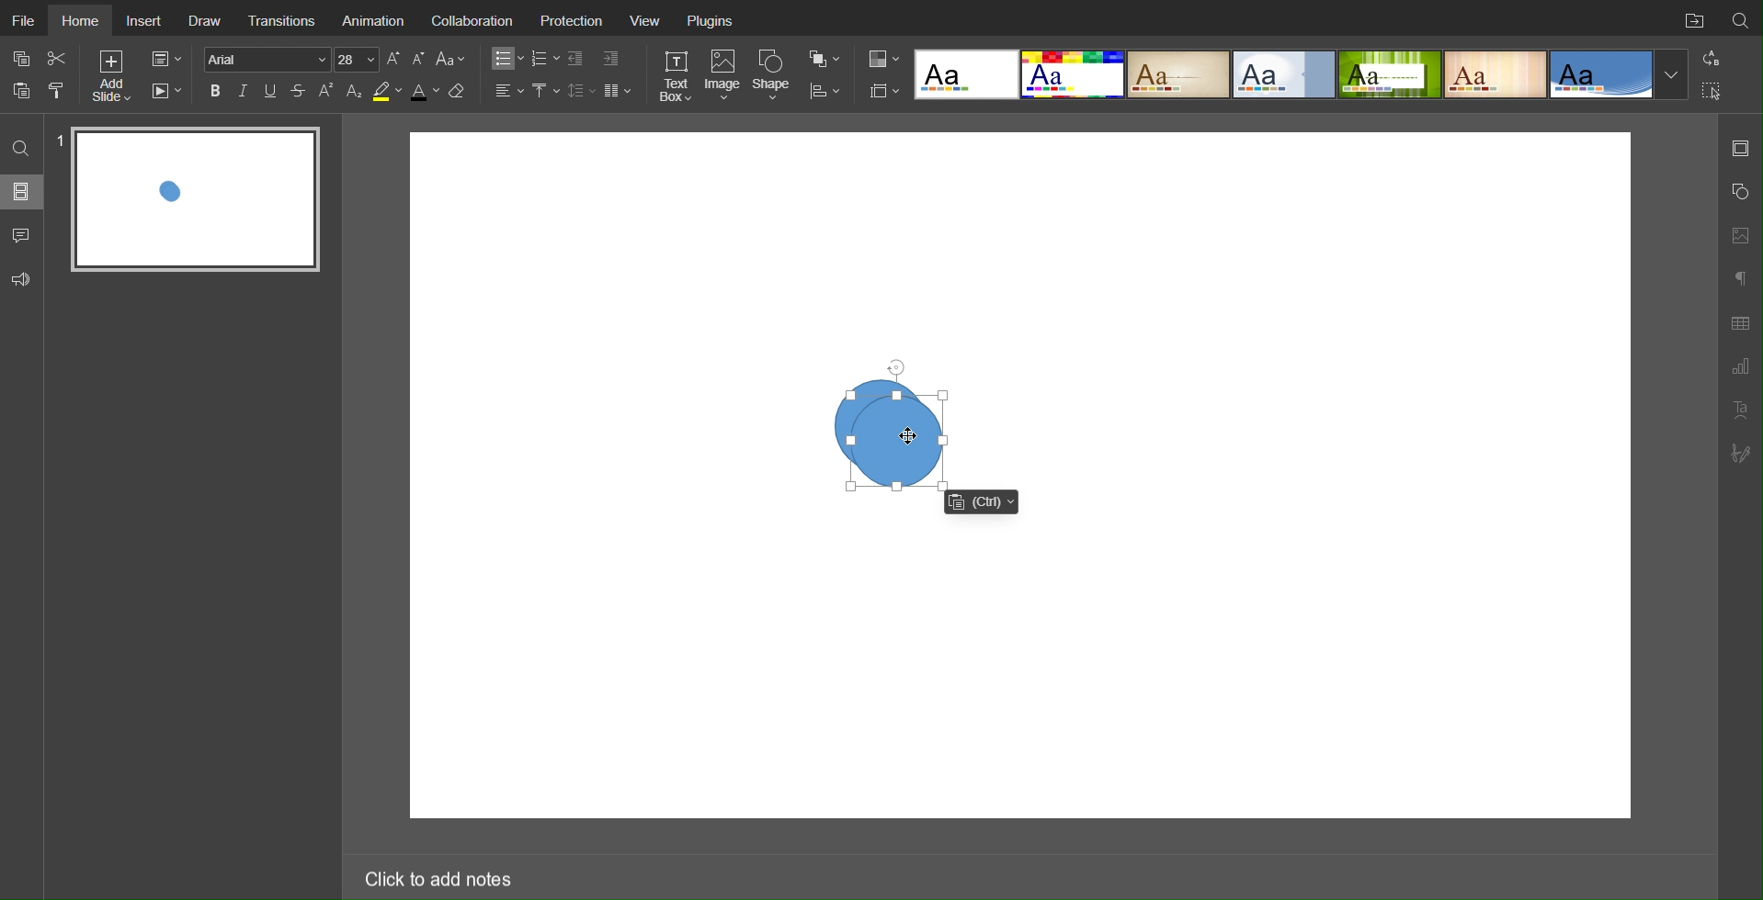 The width and height of the screenshot is (1763, 900). Describe the element at coordinates (1739, 233) in the screenshot. I see `Image Settings` at that location.